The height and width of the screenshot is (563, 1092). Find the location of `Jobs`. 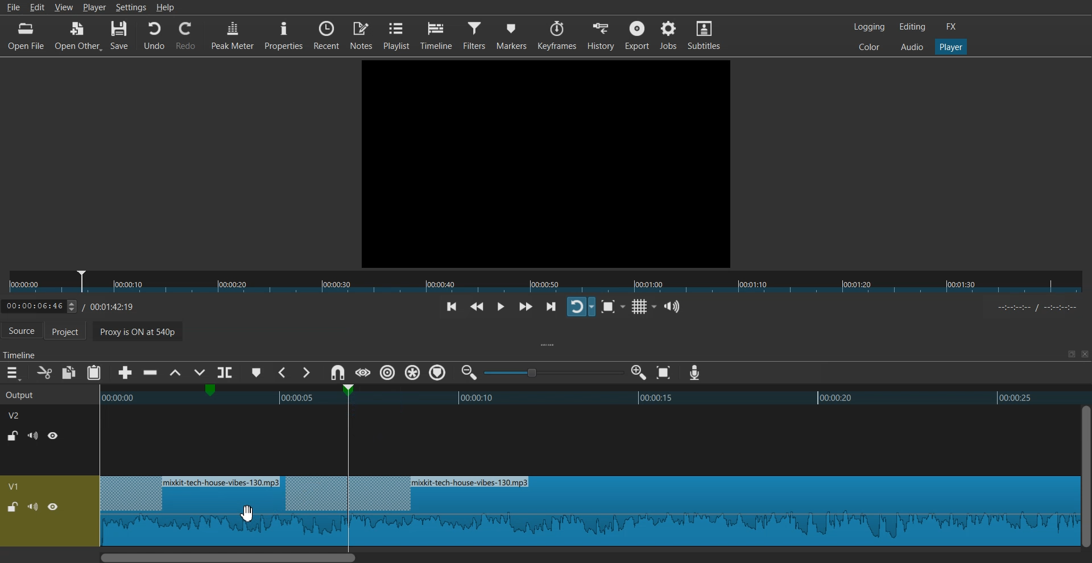

Jobs is located at coordinates (668, 34).